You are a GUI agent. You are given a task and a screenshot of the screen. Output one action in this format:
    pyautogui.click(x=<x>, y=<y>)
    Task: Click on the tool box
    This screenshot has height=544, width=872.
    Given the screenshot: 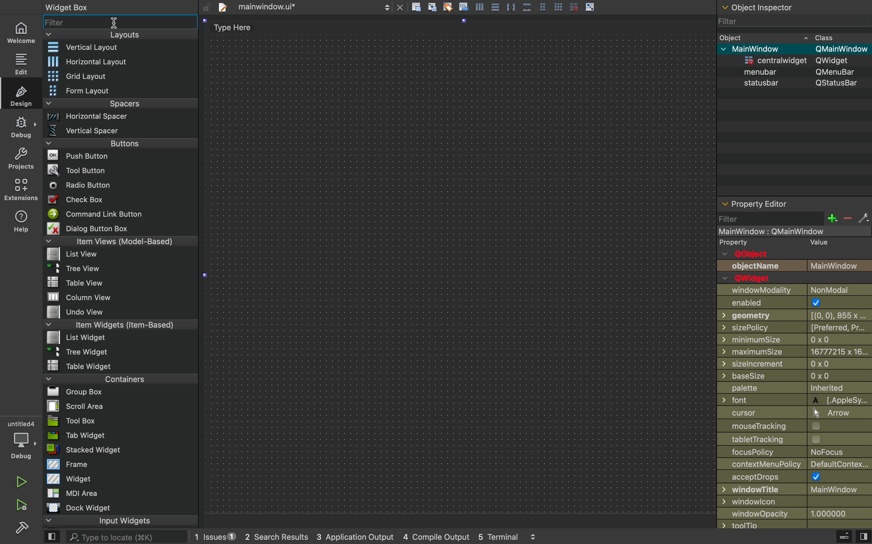 What is the action you would take?
    pyautogui.click(x=122, y=421)
    